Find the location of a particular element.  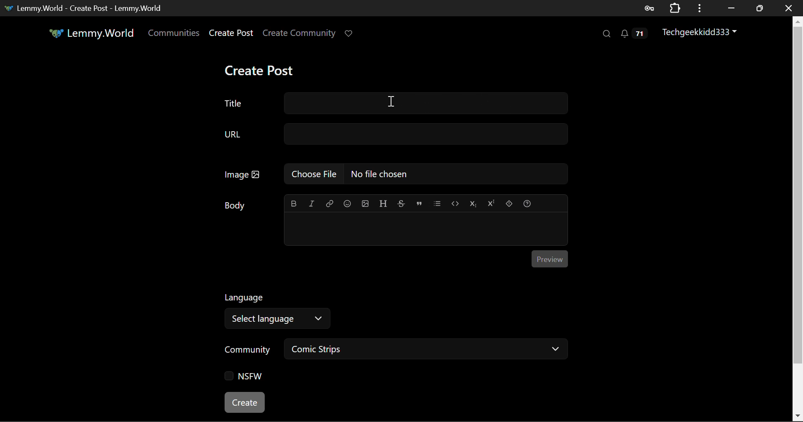

Title is located at coordinates (394, 104).